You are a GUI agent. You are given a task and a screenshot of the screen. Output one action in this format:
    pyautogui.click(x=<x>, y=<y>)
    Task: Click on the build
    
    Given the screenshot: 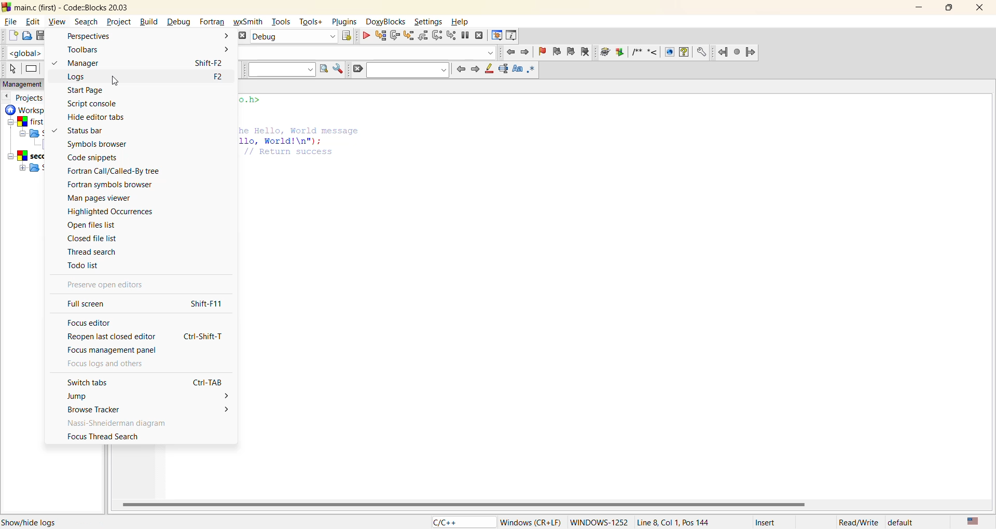 What is the action you would take?
    pyautogui.click(x=148, y=22)
    